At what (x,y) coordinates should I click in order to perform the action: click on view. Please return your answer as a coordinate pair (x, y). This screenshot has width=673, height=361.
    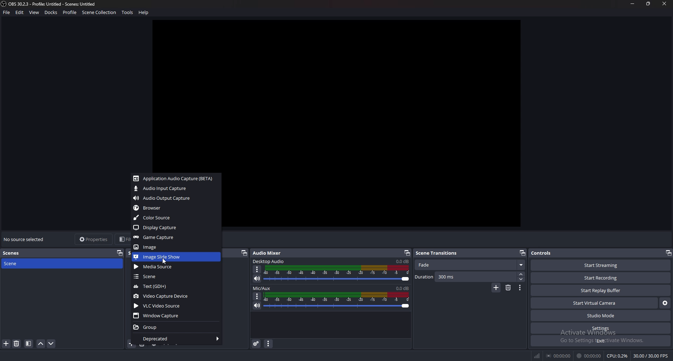
    Looking at the image, I should click on (34, 12).